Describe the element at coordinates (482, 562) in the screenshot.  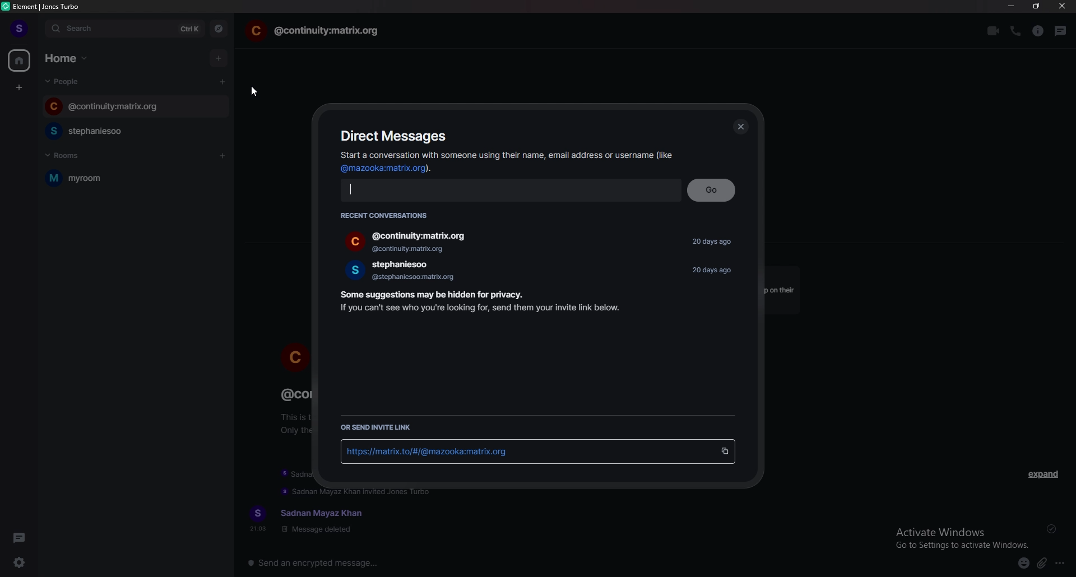
I see `message input` at that location.